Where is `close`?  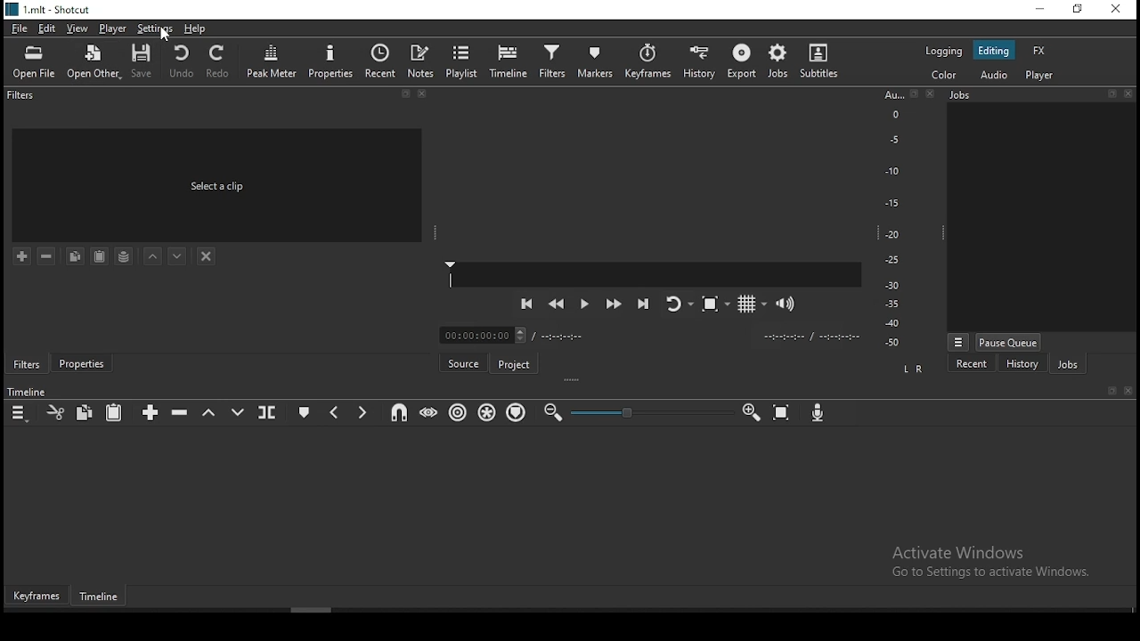
close is located at coordinates (1129, 392).